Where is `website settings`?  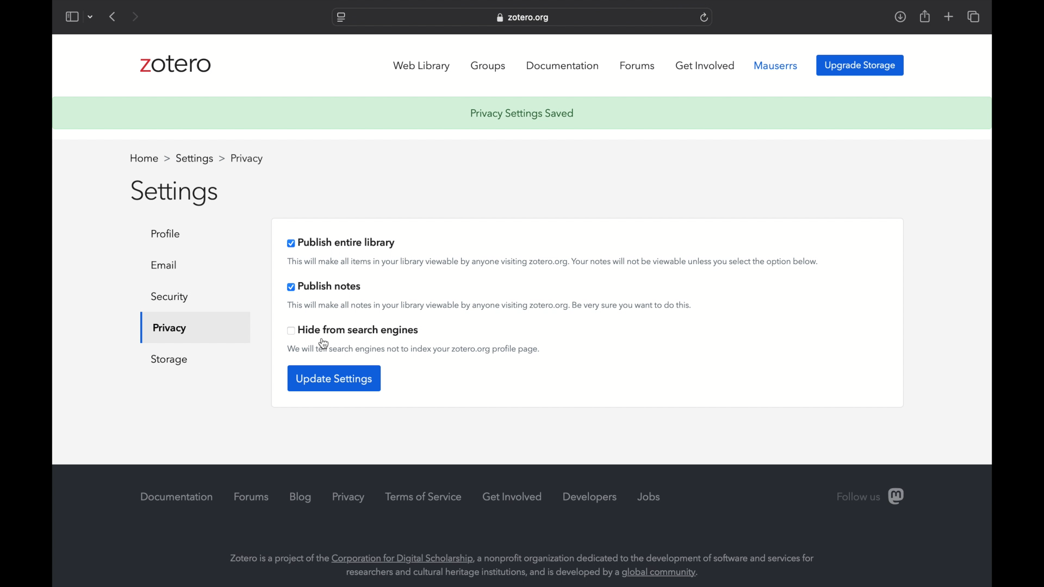 website settings is located at coordinates (340, 18).